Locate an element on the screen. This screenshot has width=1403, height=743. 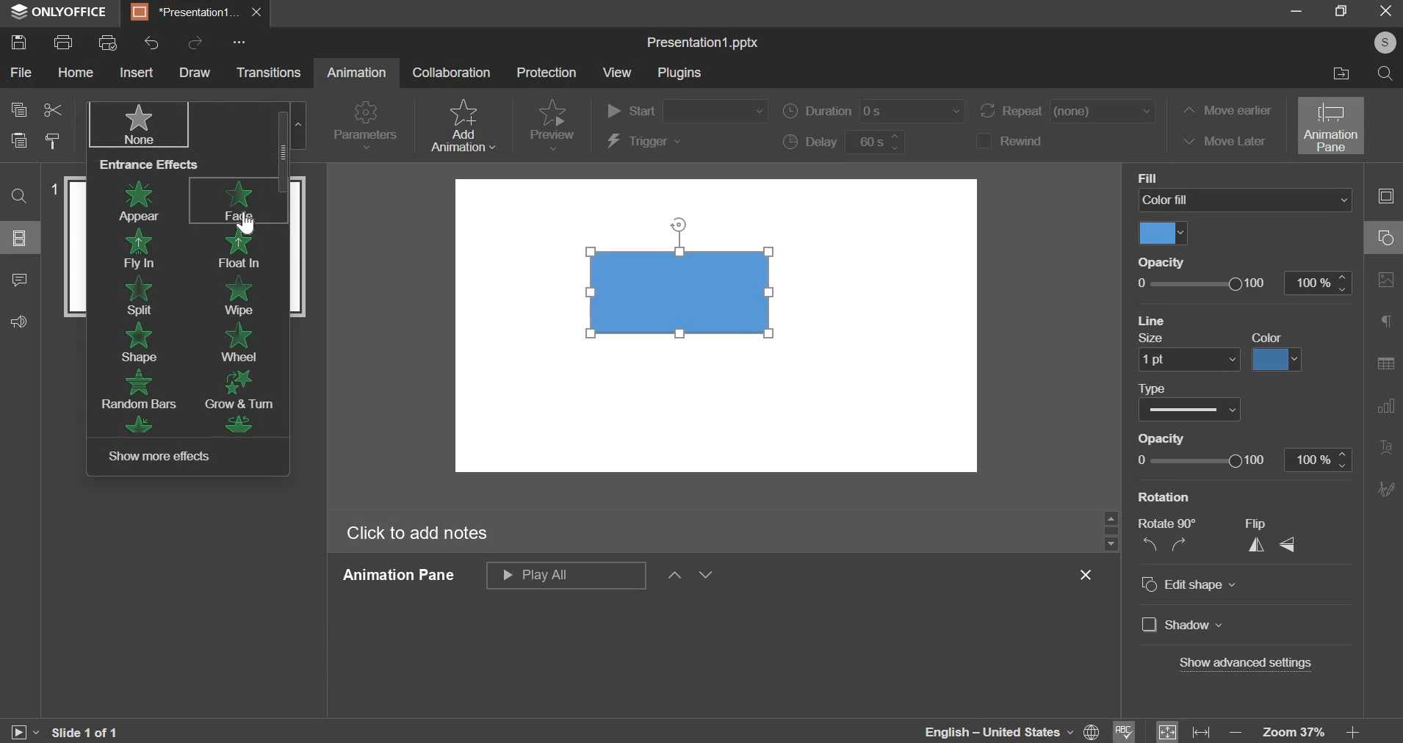
up is located at coordinates (674, 578).